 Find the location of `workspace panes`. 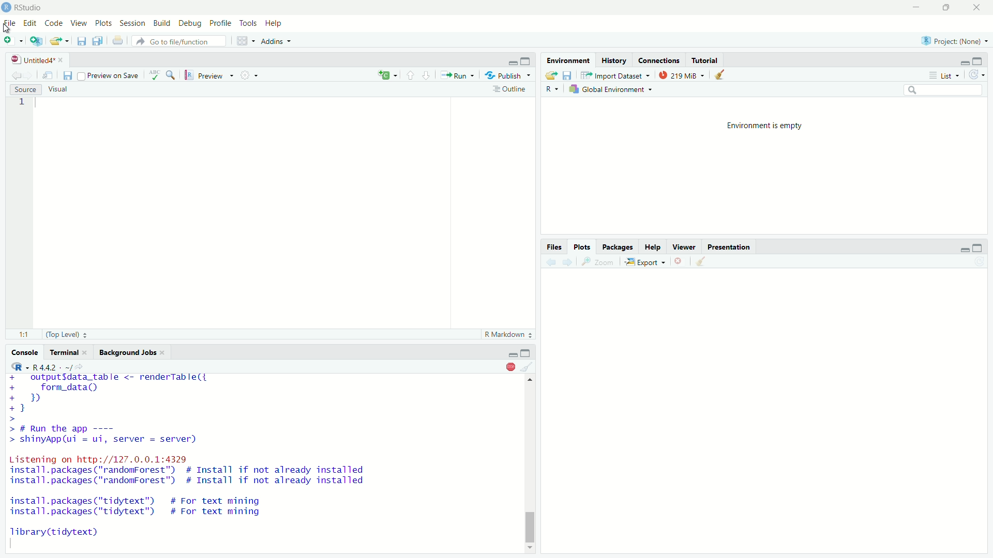

workspace panes is located at coordinates (246, 41).